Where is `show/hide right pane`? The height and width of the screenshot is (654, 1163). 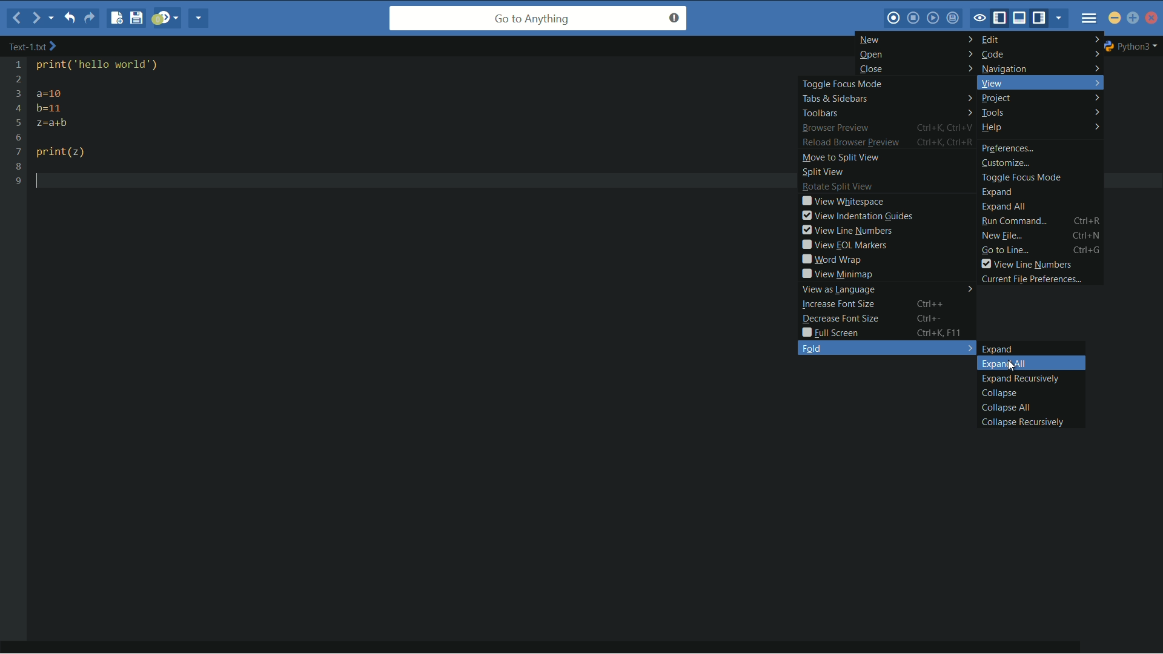 show/hide right pane is located at coordinates (1042, 19).